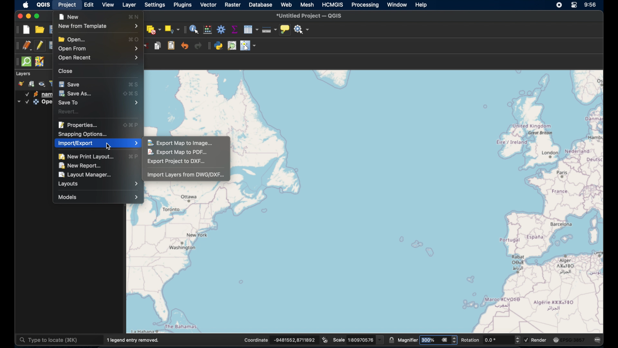  I want to click on switches cursor to configurable pointer, so click(249, 46).